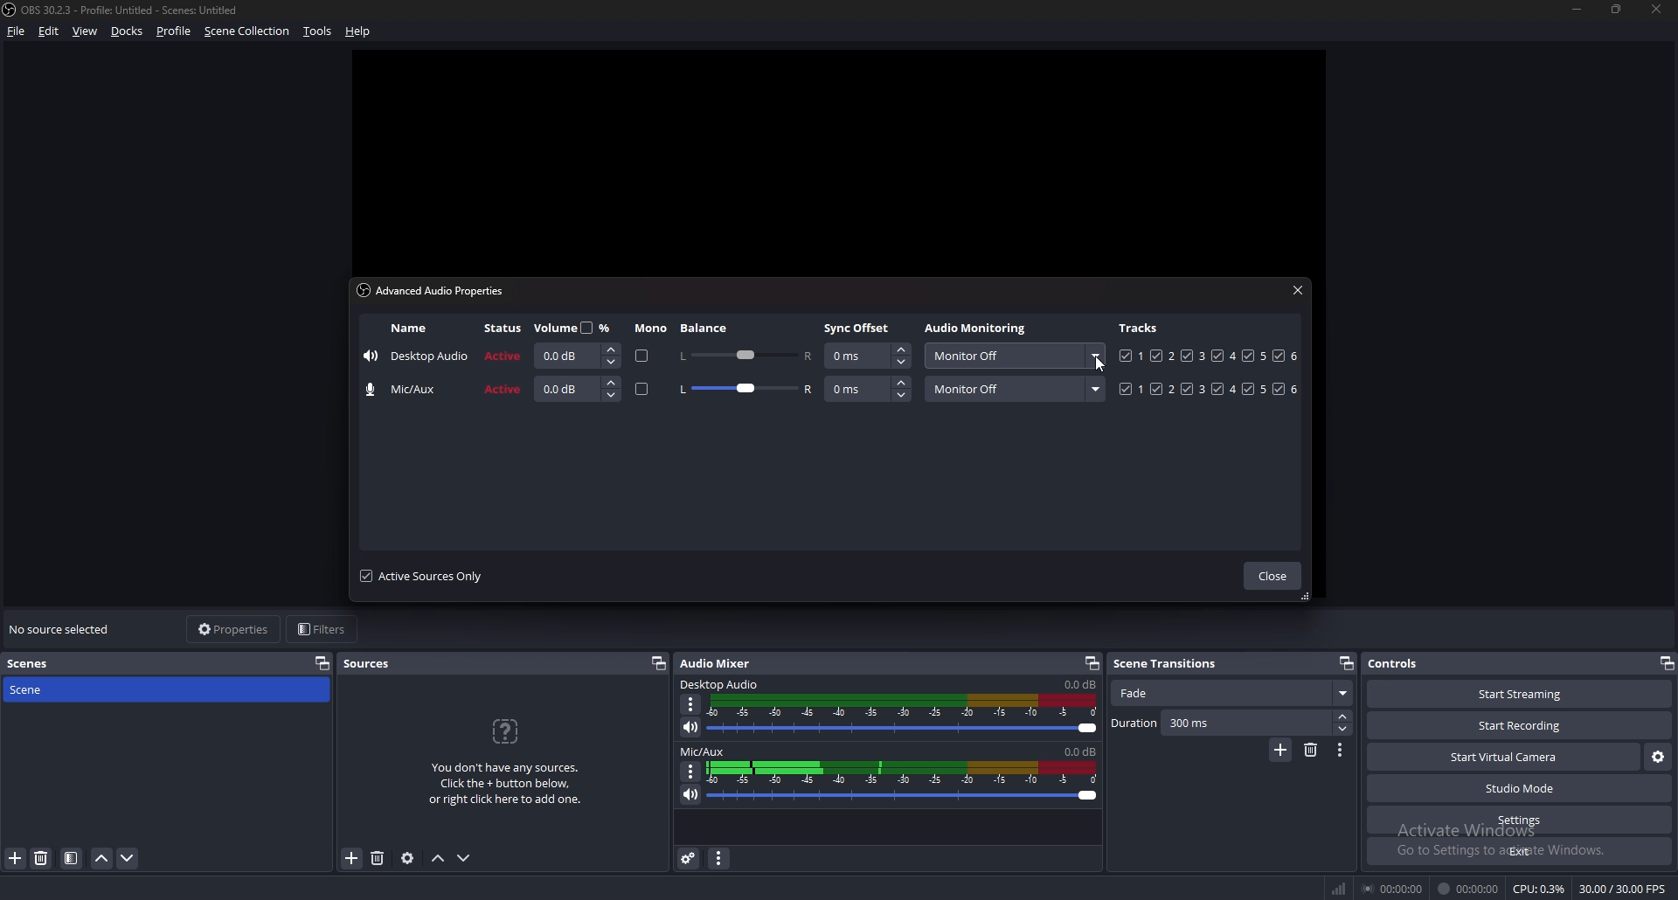 The width and height of the screenshot is (1678, 900). Describe the element at coordinates (416, 358) in the screenshot. I see `desktop audio` at that location.